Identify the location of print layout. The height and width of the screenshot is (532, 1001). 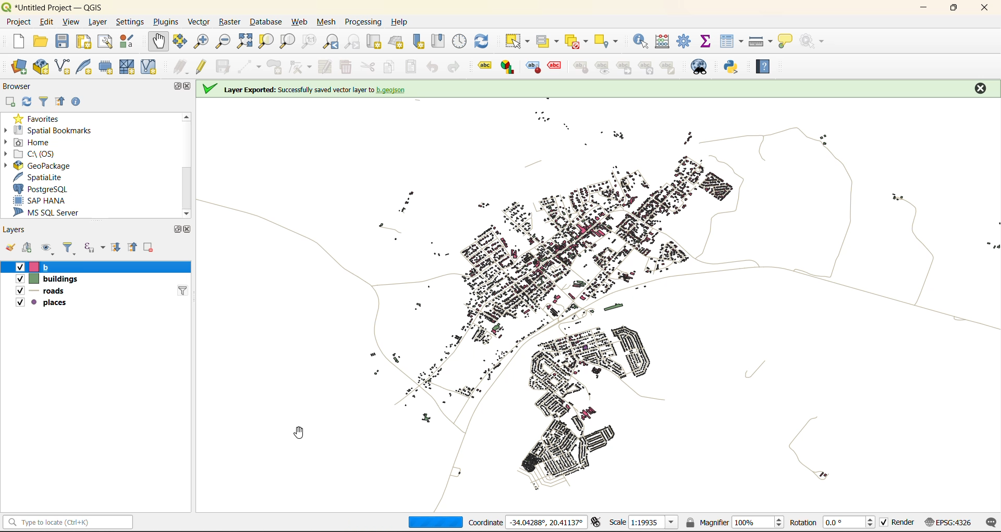
(85, 42).